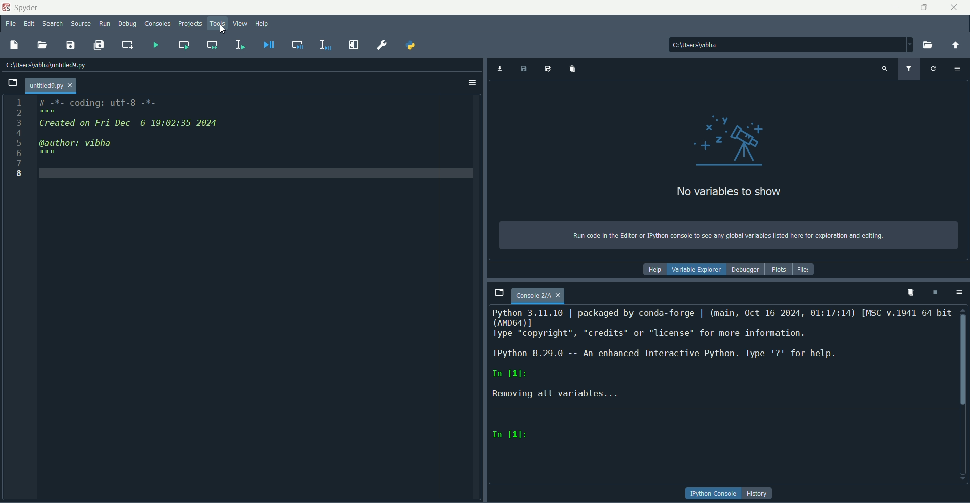  I want to click on create new cell, so click(128, 44).